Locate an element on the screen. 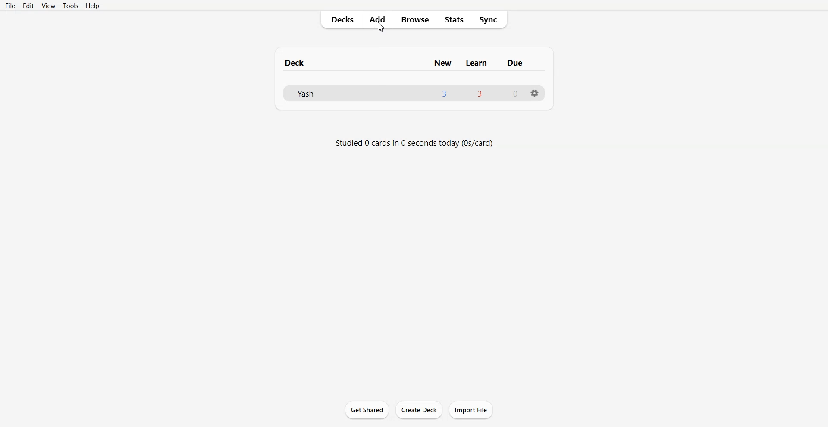 This screenshot has width=828, height=427. learn is located at coordinates (476, 62).